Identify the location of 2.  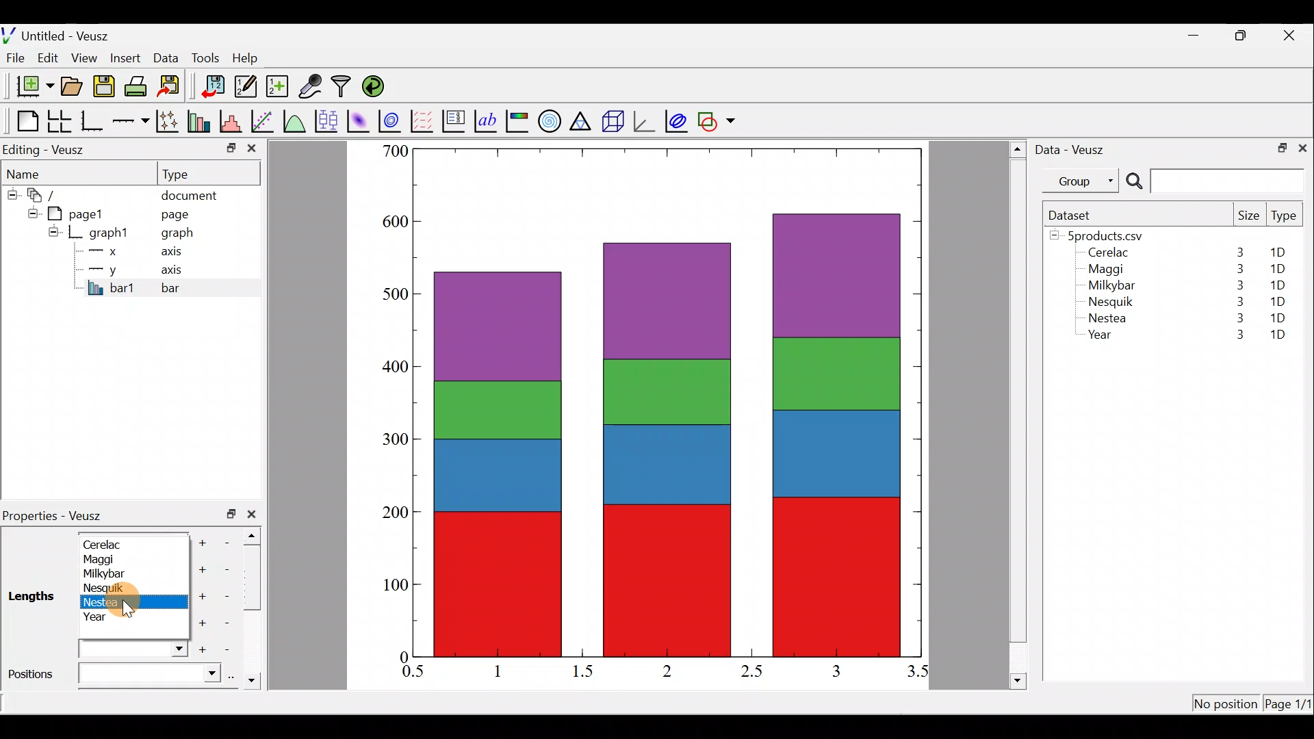
(665, 670).